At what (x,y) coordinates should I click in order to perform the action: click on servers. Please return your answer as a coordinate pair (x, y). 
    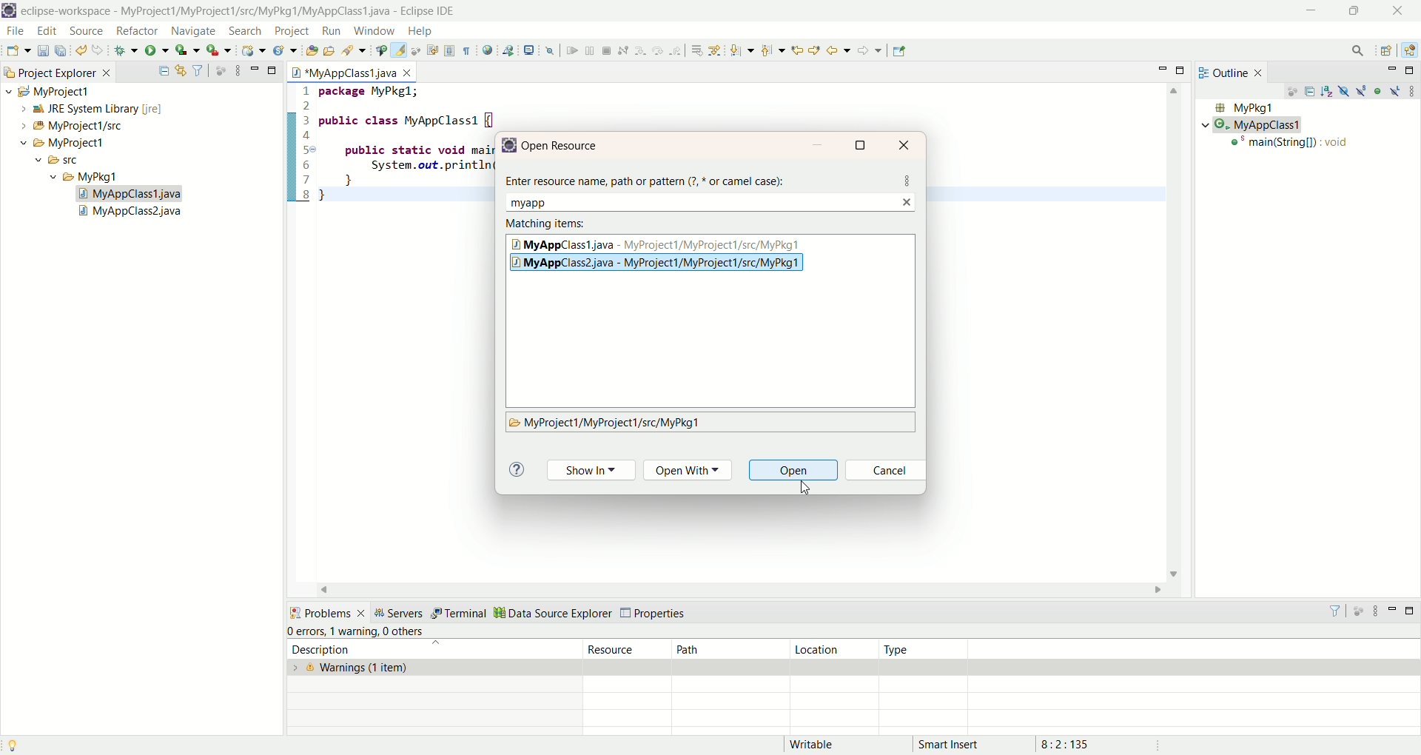
    Looking at the image, I should click on (399, 612).